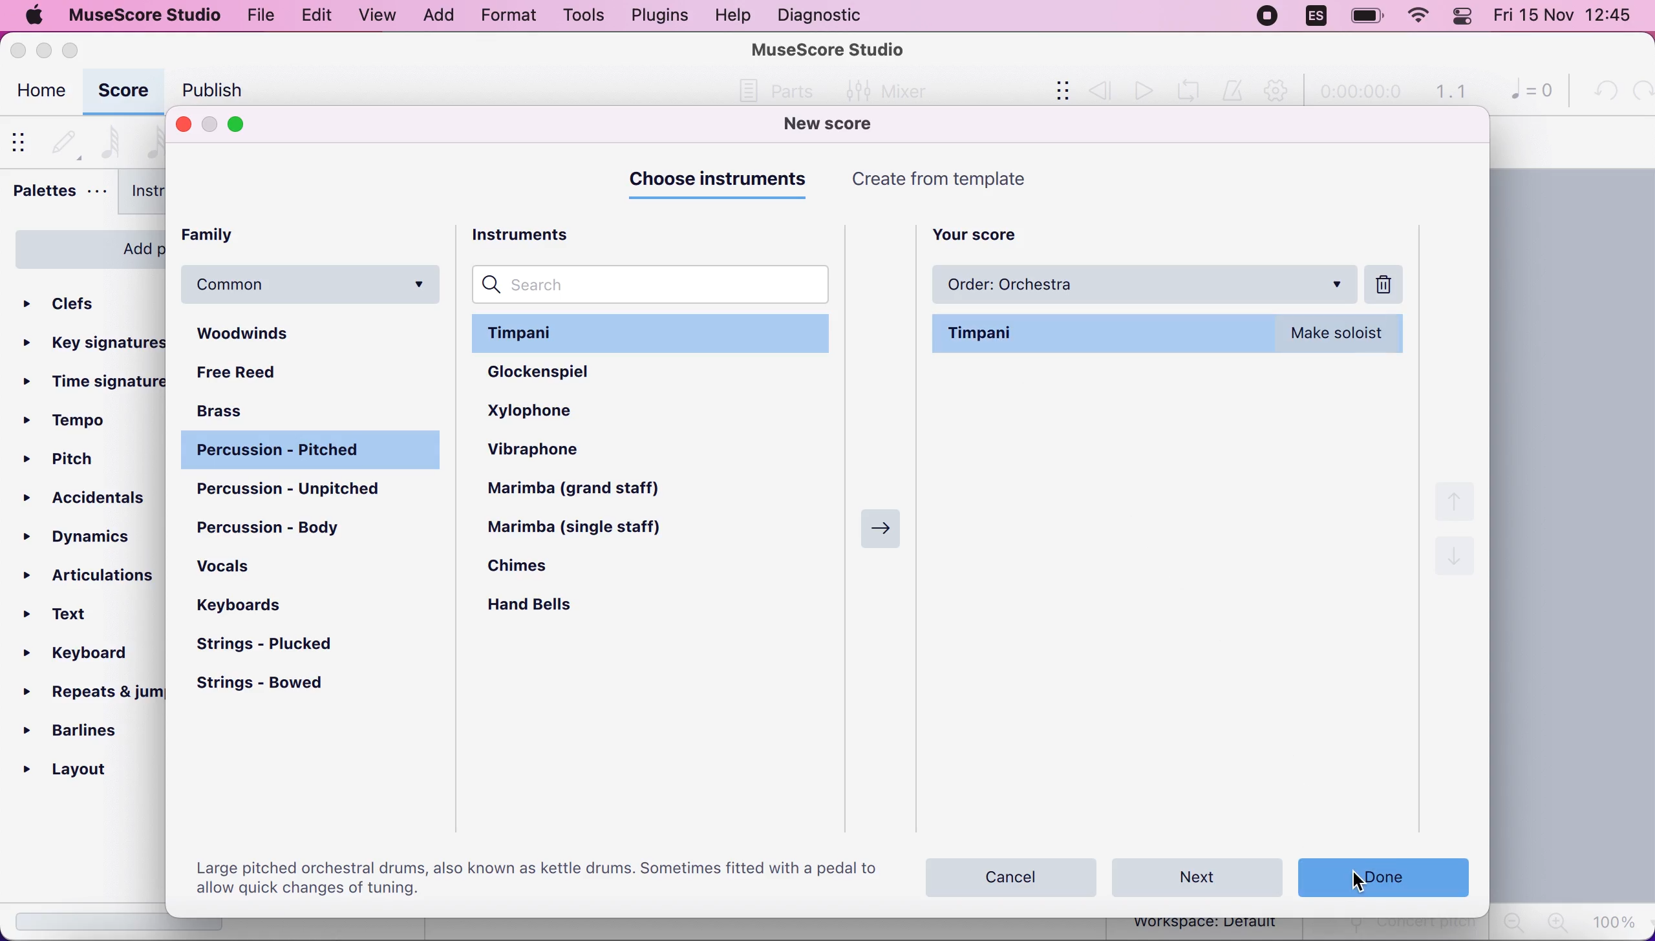 This screenshot has width=1655, height=941. Describe the element at coordinates (314, 14) in the screenshot. I see `edit` at that location.